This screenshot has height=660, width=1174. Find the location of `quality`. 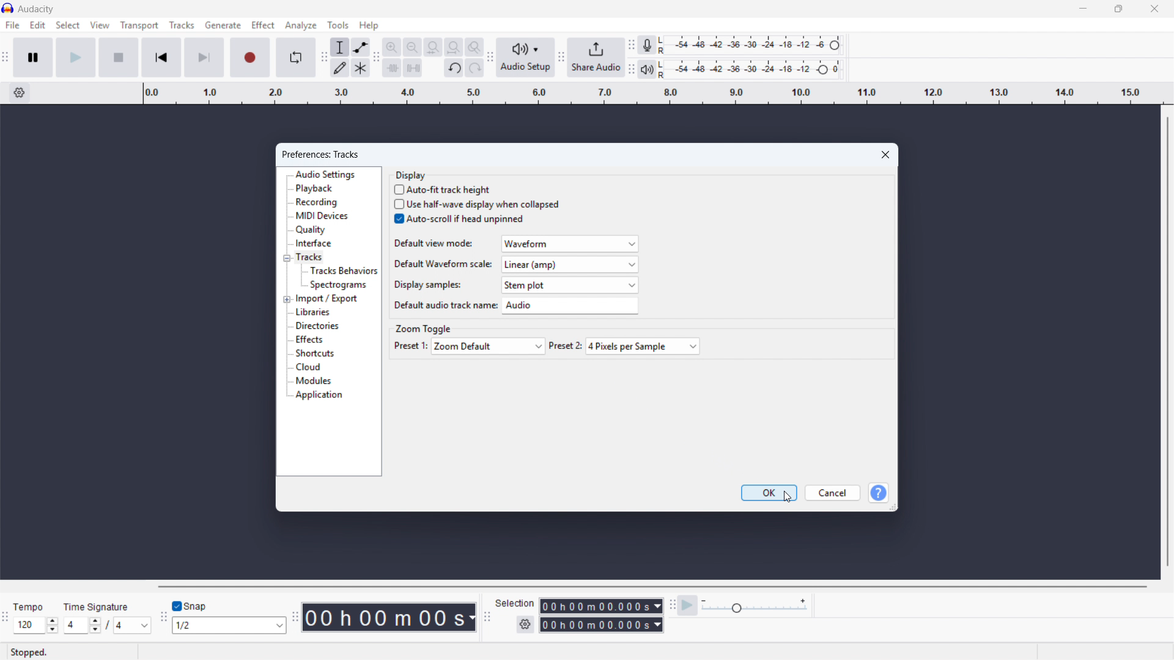

quality is located at coordinates (311, 230).